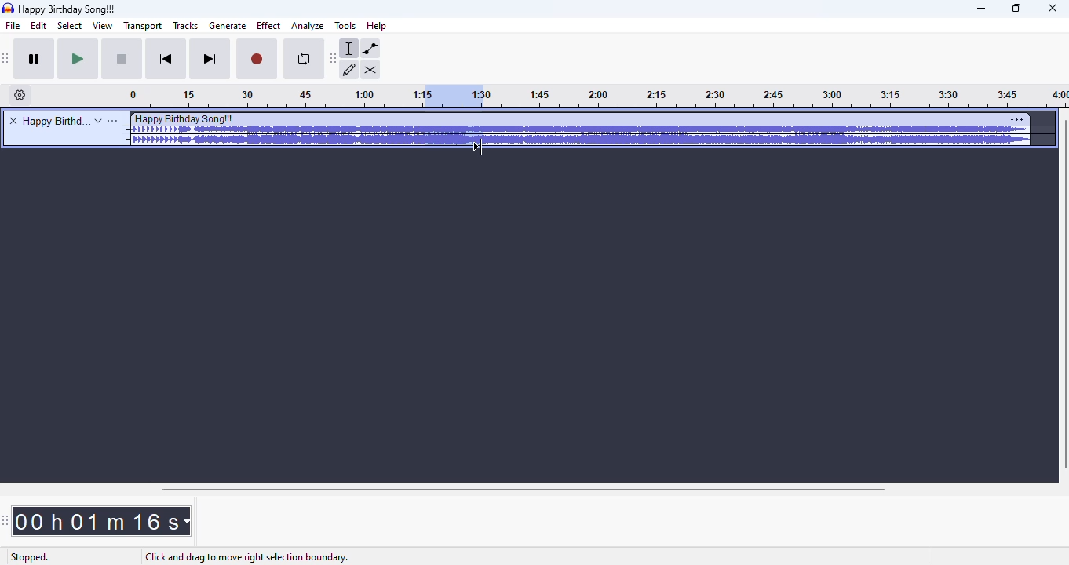  Describe the element at coordinates (308, 27) in the screenshot. I see `analyze` at that location.